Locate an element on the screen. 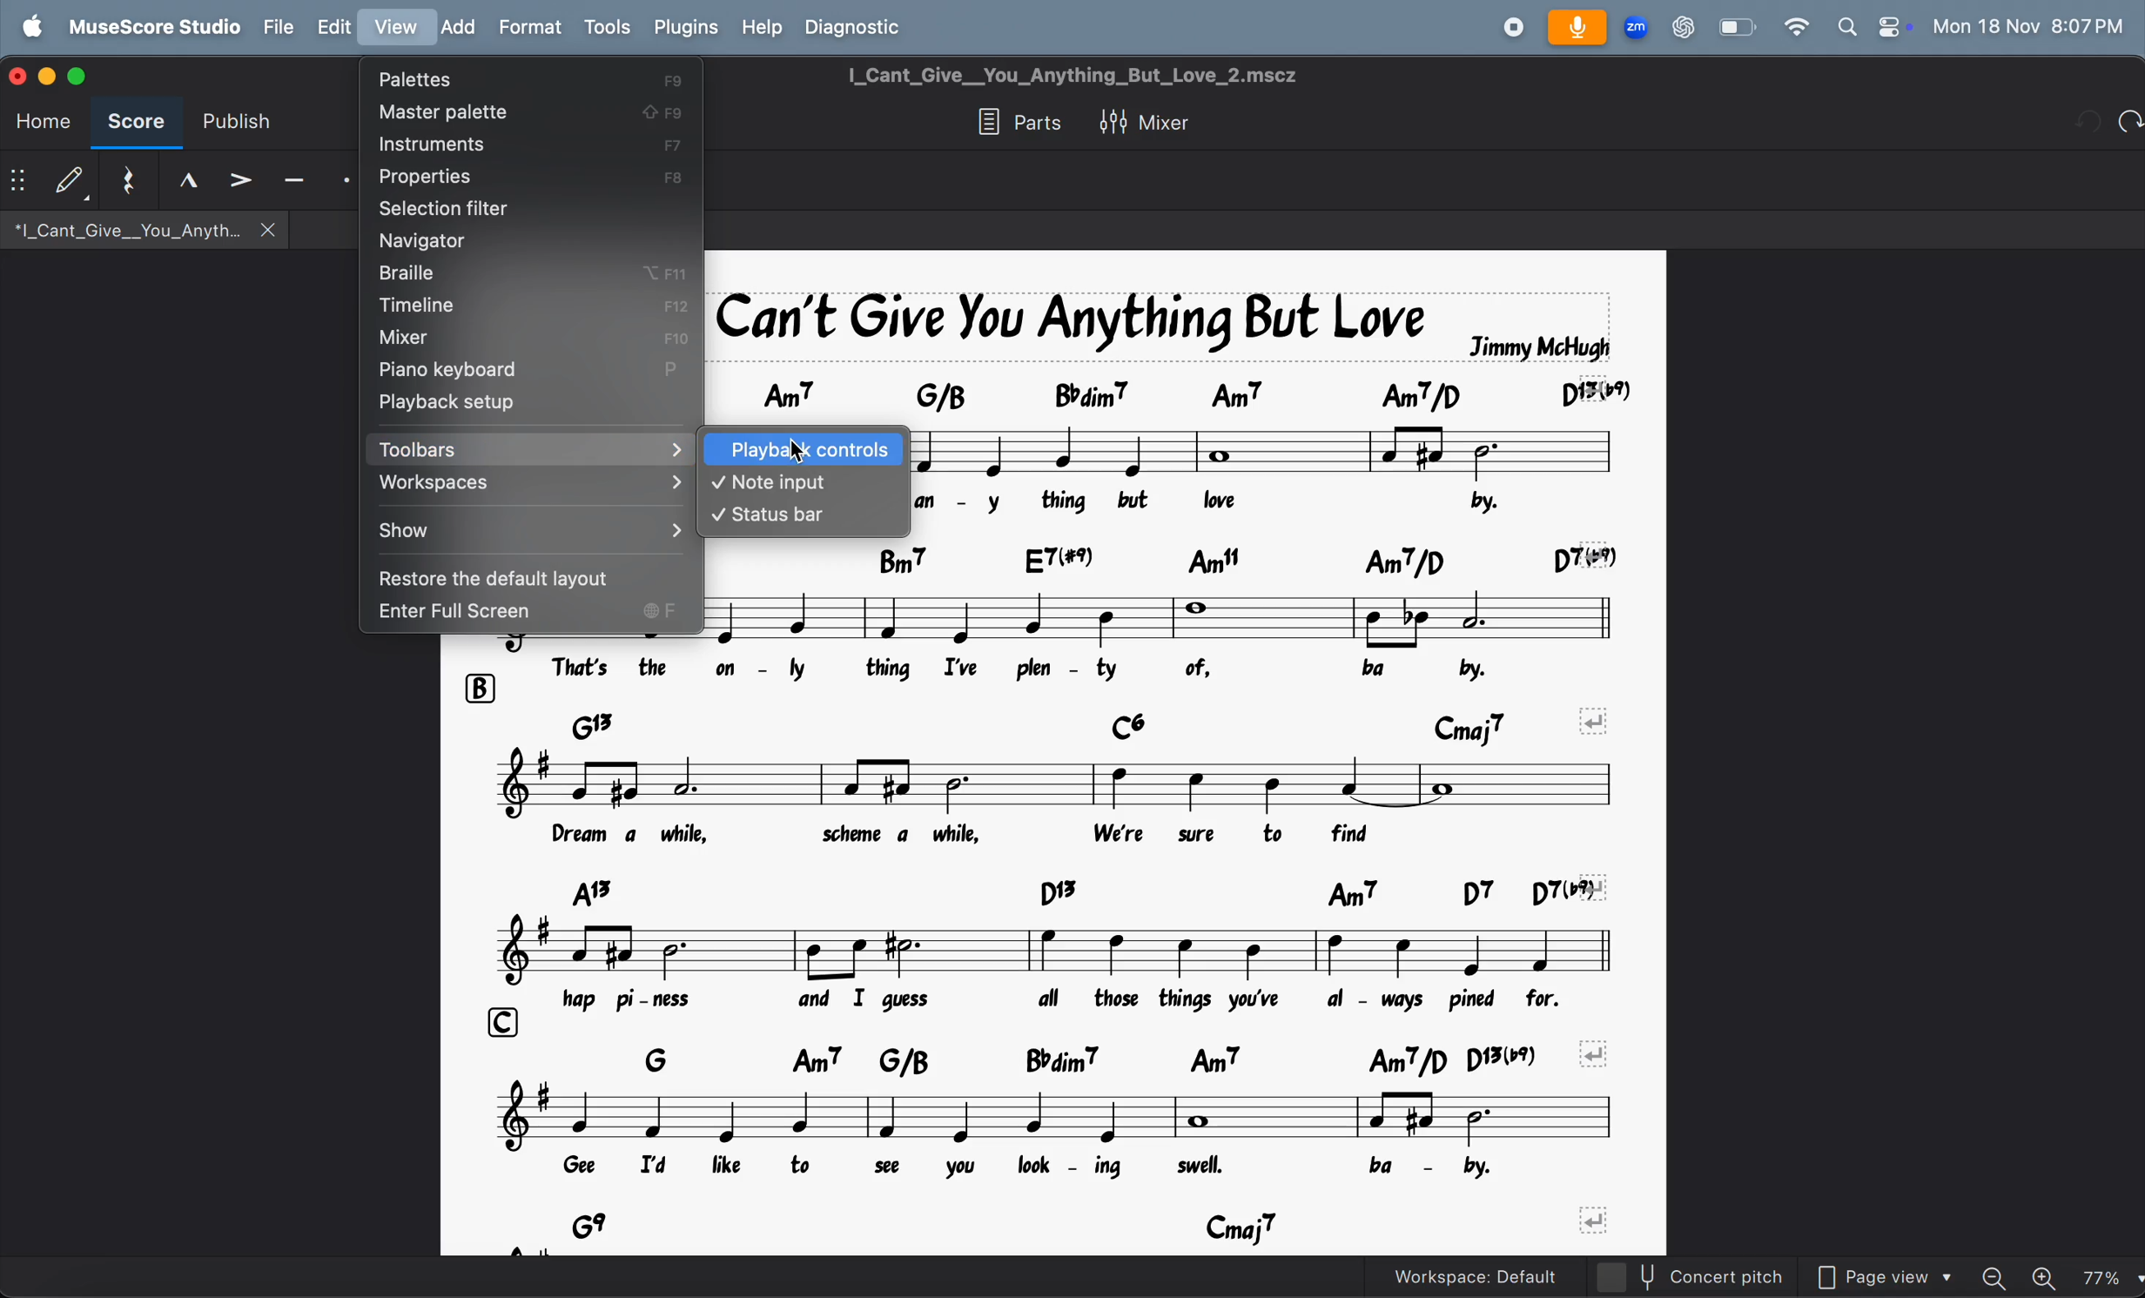 The width and height of the screenshot is (2145, 1298). properties is located at coordinates (530, 177).